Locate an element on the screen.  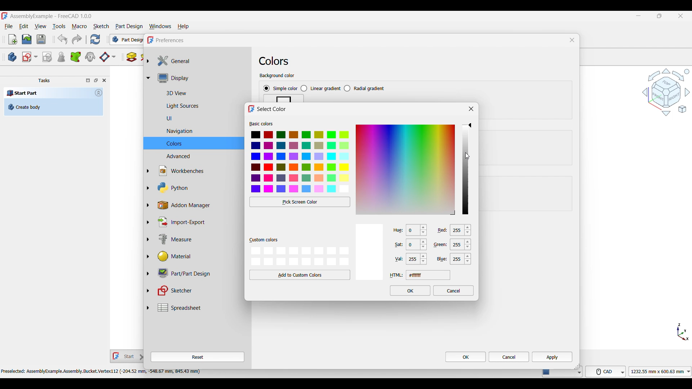
3D View is located at coordinates (201, 92).